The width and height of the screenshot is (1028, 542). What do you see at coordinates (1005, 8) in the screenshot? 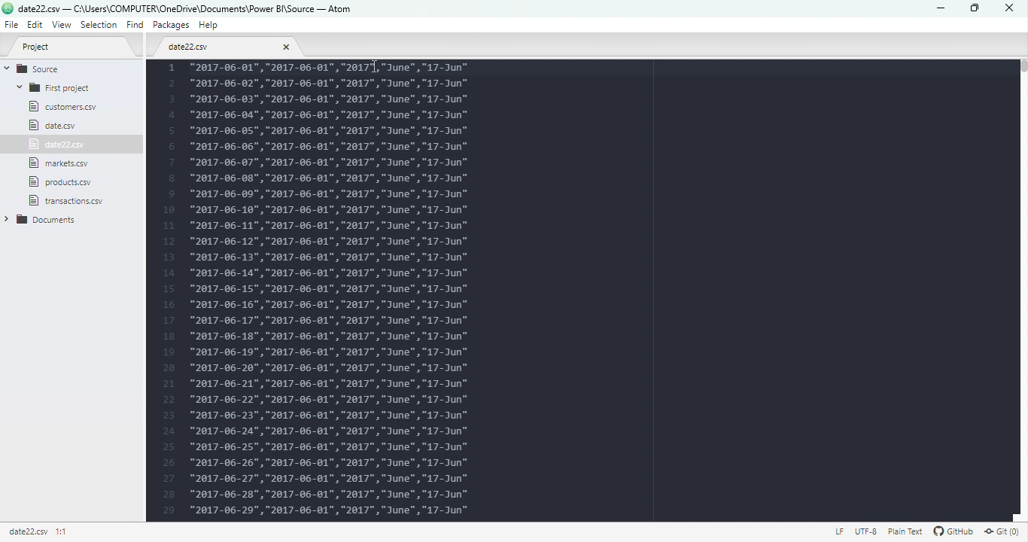
I see `Close` at bounding box center [1005, 8].